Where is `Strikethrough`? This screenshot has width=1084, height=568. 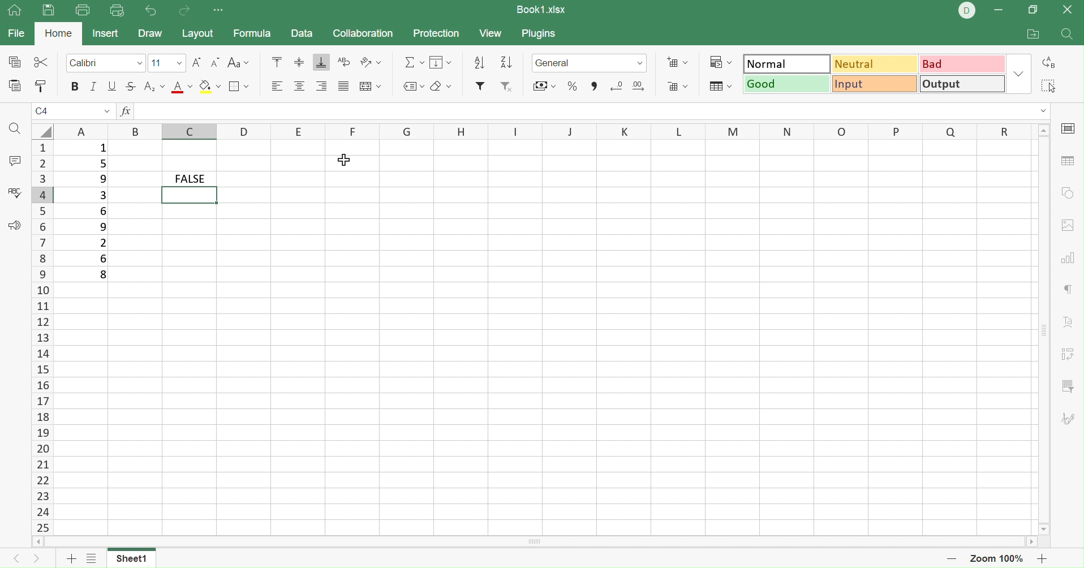
Strikethrough is located at coordinates (130, 86).